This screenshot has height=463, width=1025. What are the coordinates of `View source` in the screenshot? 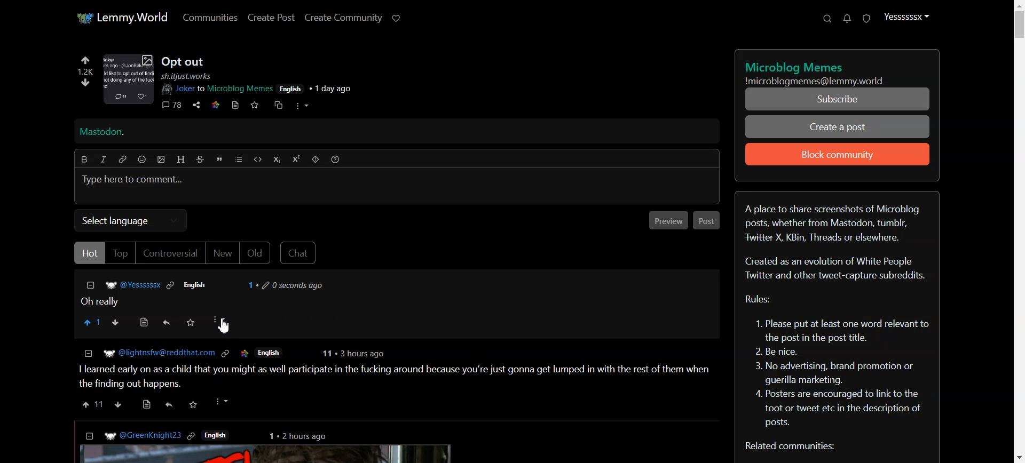 It's located at (145, 323).